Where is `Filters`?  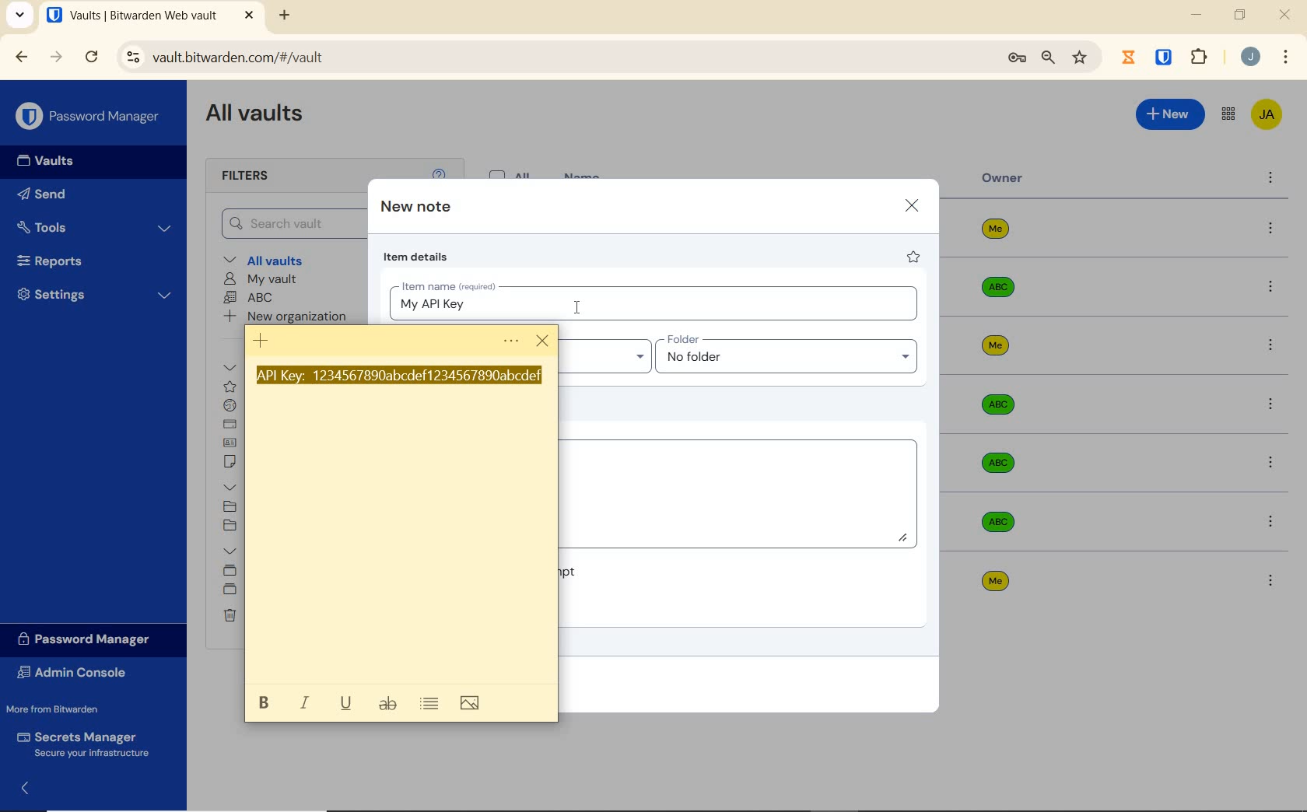 Filters is located at coordinates (248, 177).